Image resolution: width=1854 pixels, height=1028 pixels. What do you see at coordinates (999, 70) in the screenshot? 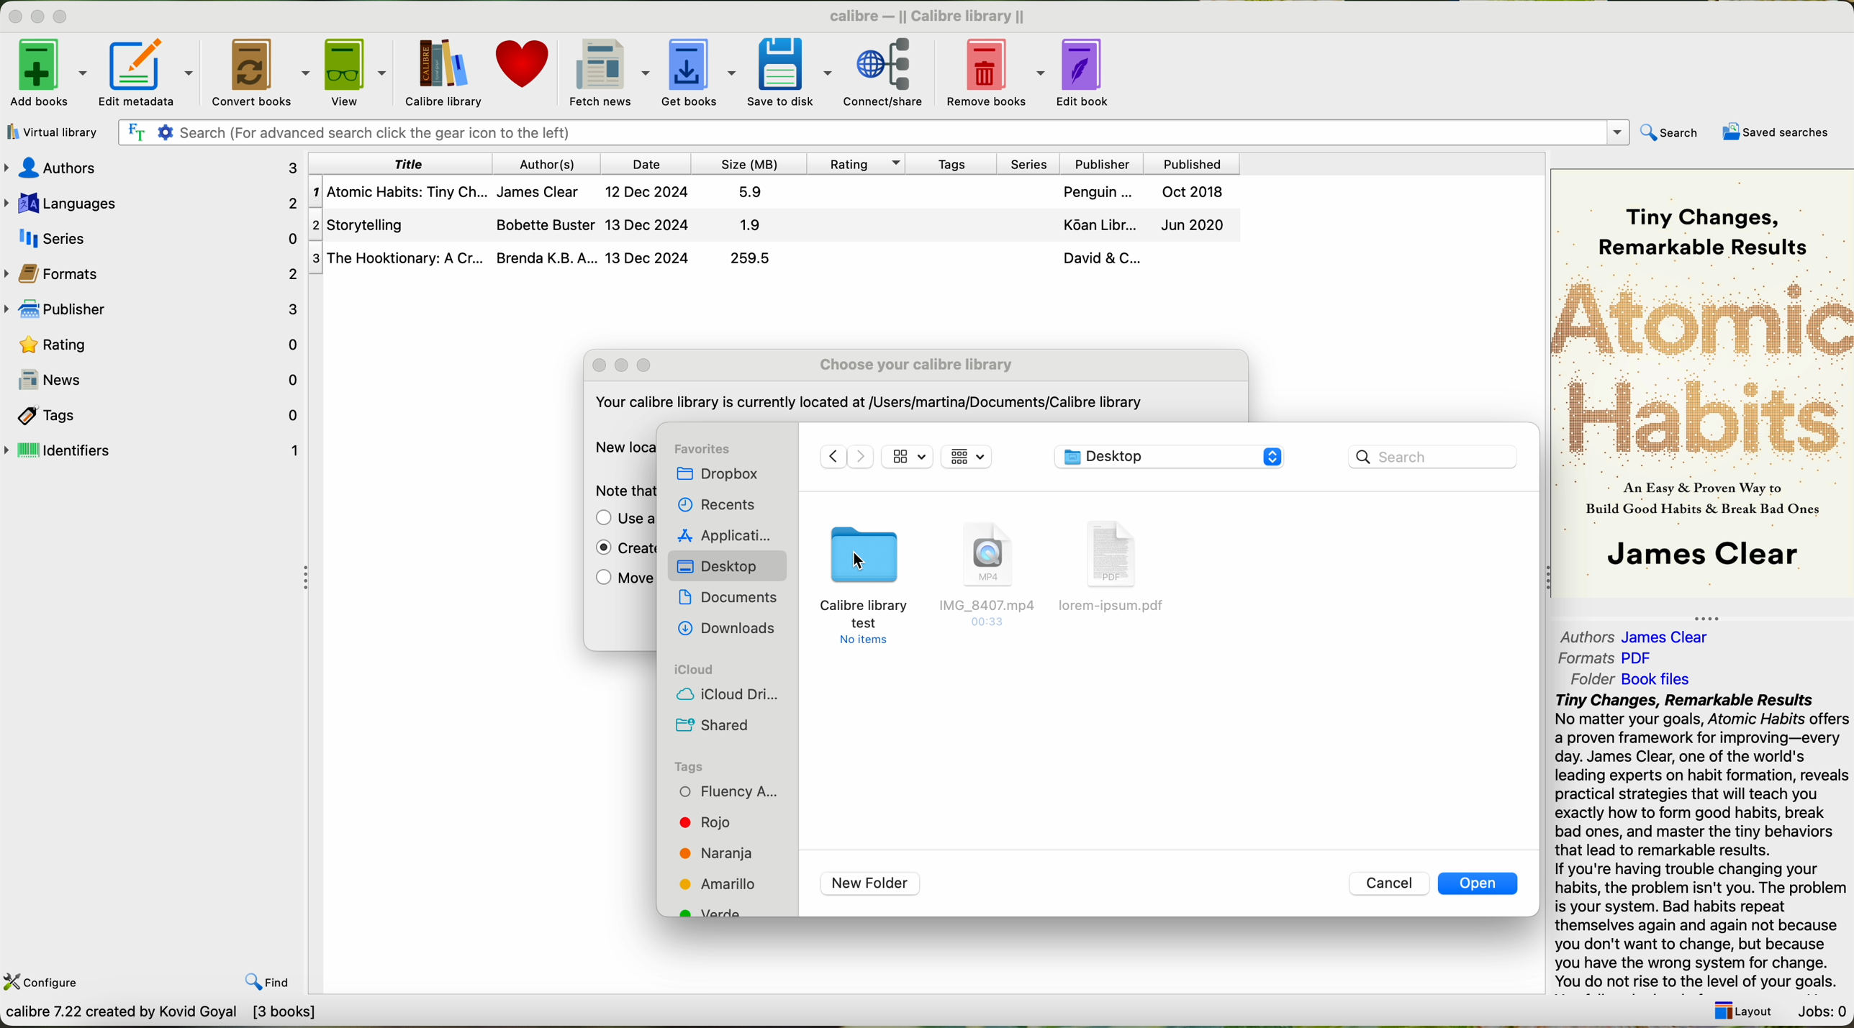
I see `remove books` at bounding box center [999, 70].